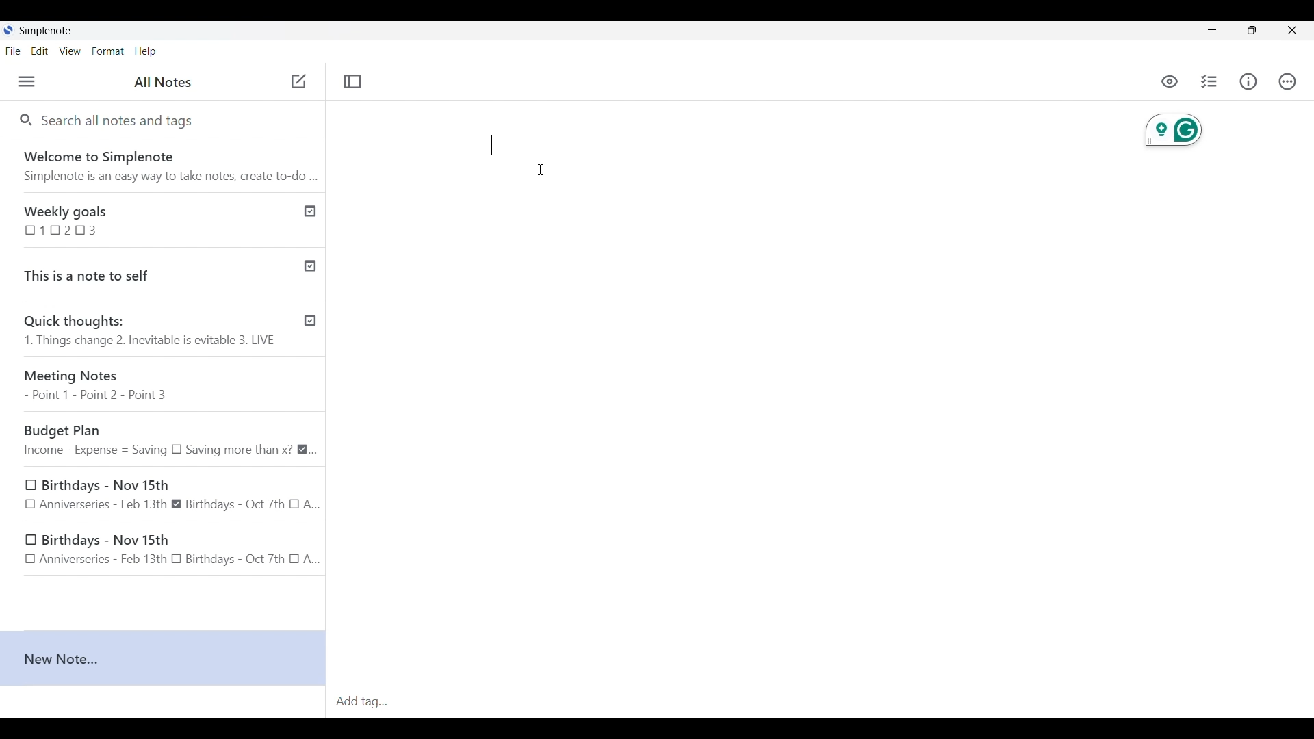 The image size is (1314, 739). What do you see at coordinates (1212, 30) in the screenshot?
I see `Minimize` at bounding box center [1212, 30].